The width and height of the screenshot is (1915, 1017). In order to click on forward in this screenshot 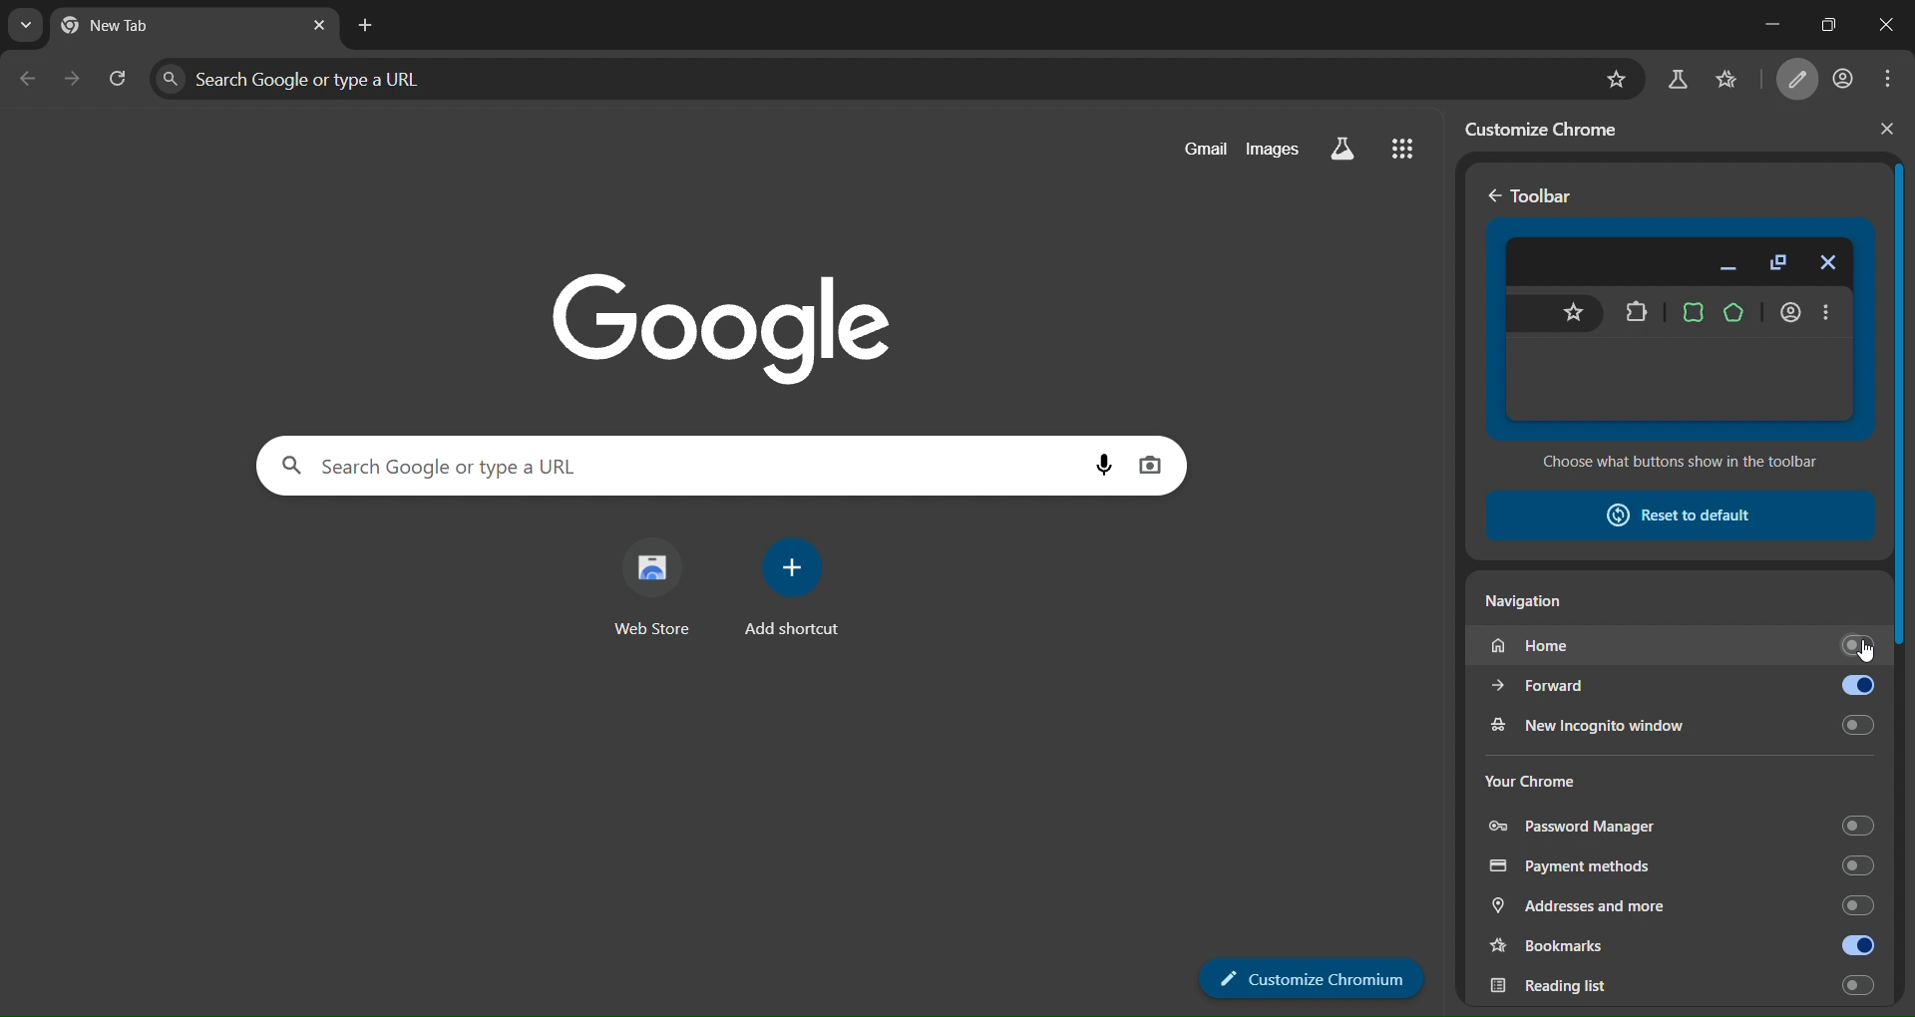, I will do `click(1591, 688)`.